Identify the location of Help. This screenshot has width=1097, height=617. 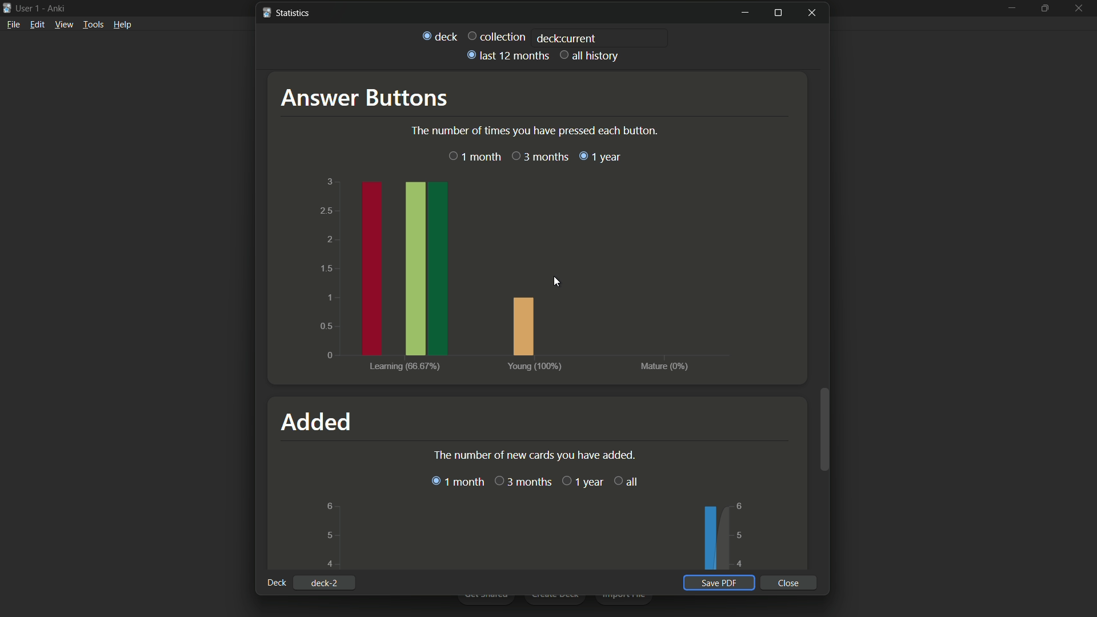
(124, 27).